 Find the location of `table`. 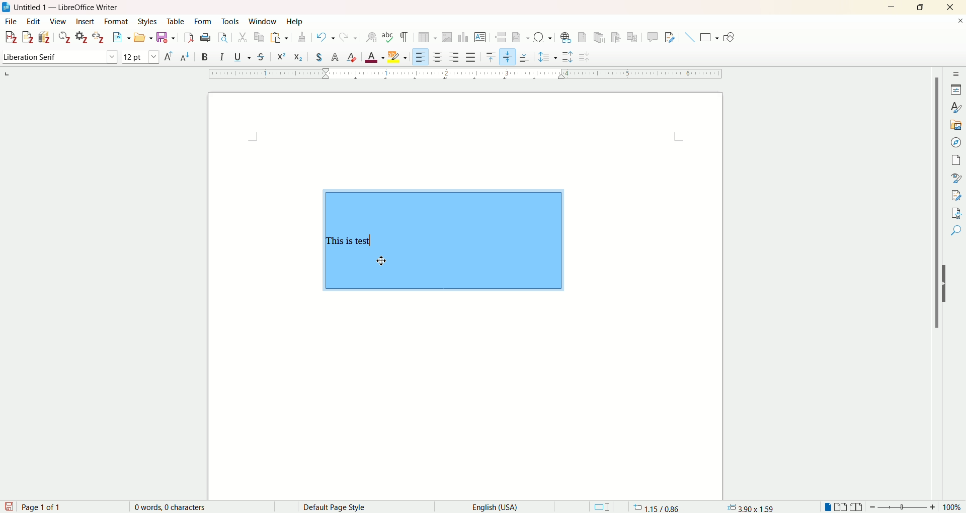

table is located at coordinates (176, 21).